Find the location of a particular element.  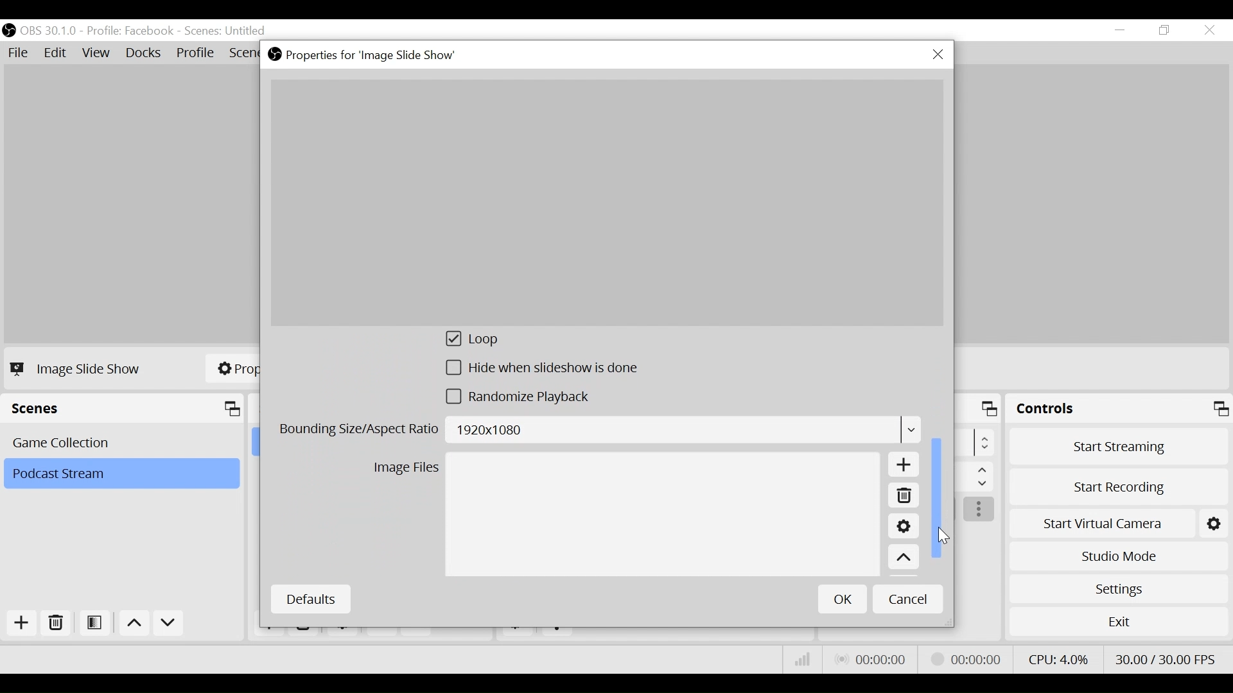

Profile is located at coordinates (130, 31).